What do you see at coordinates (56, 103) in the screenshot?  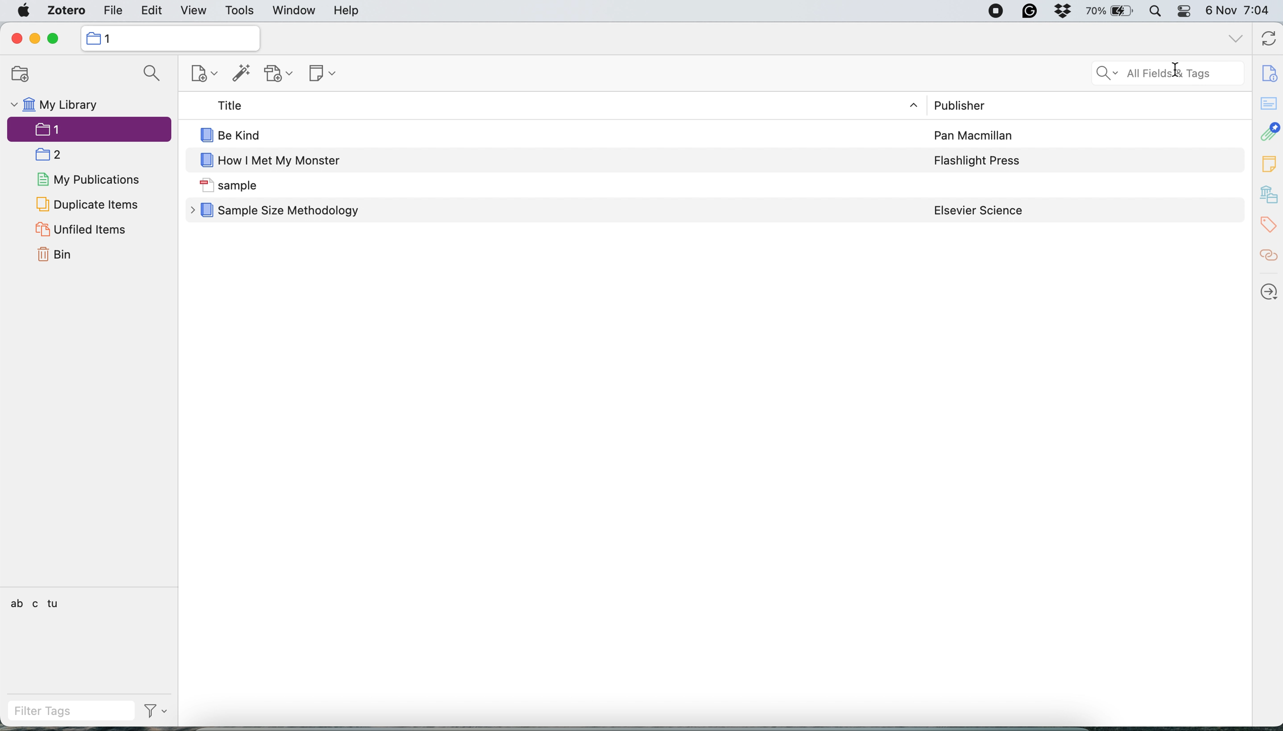 I see `my library` at bounding box center [56, 103].